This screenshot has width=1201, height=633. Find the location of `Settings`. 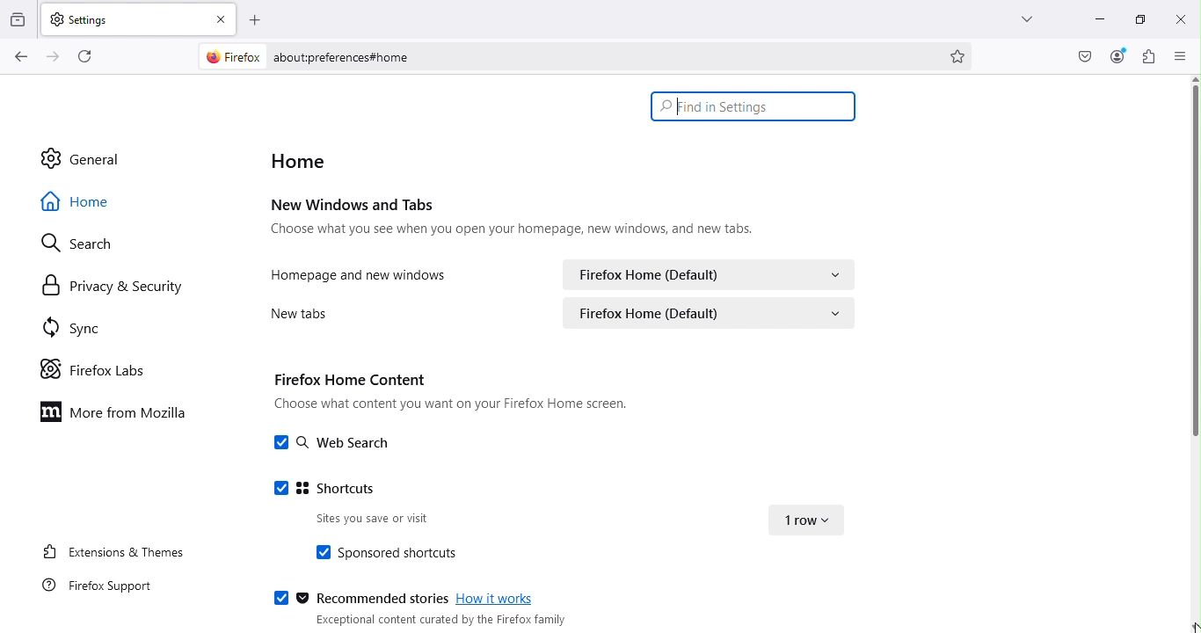

Settings is located at coordinates (121, 18).